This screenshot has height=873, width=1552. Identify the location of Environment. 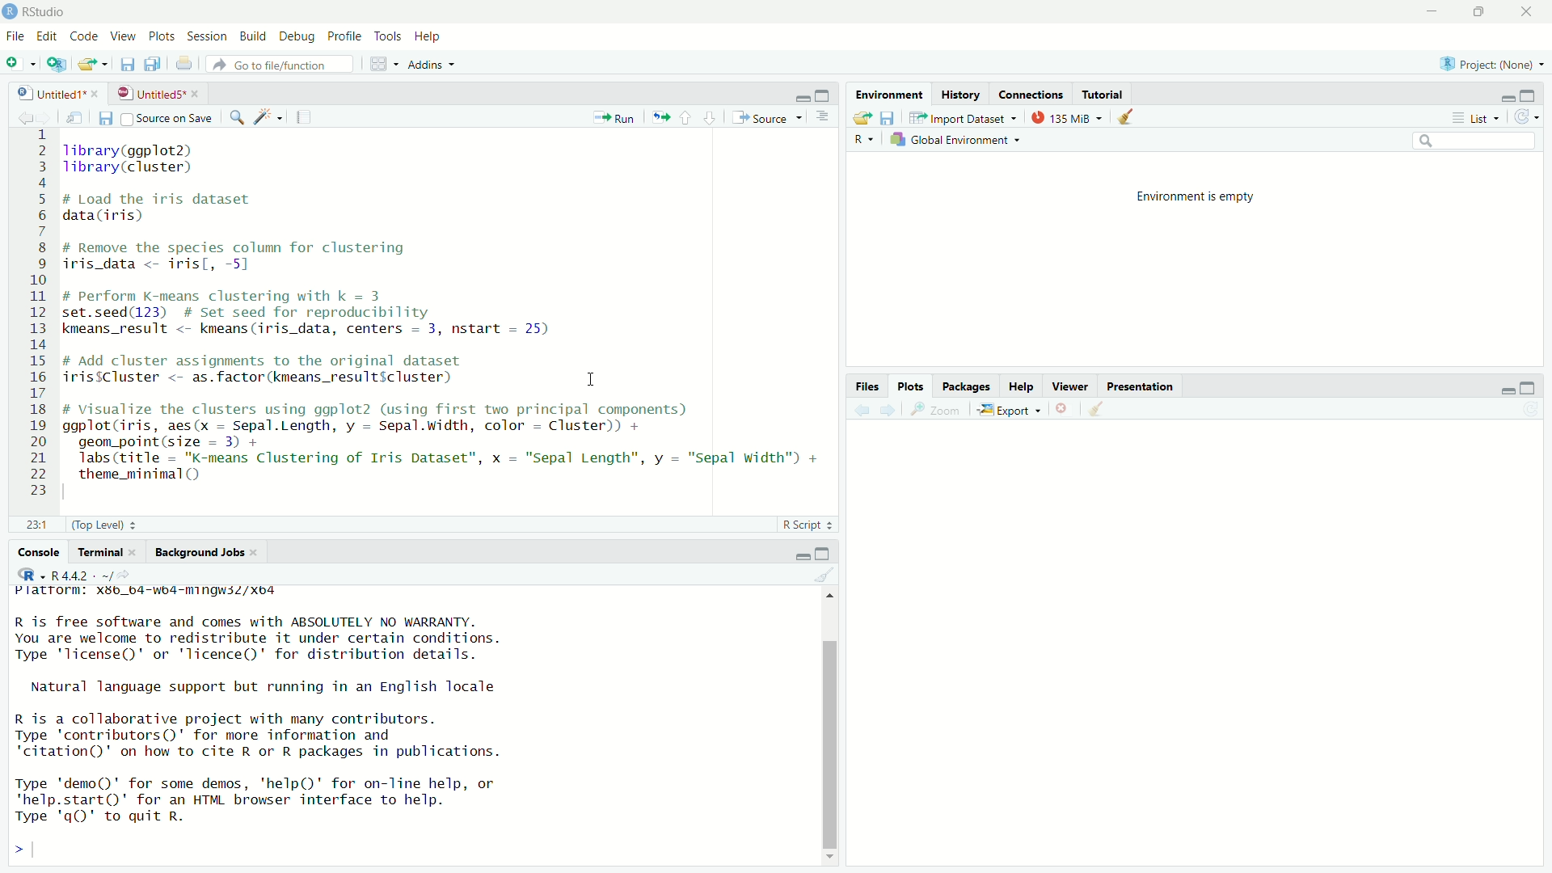
(890, 94).